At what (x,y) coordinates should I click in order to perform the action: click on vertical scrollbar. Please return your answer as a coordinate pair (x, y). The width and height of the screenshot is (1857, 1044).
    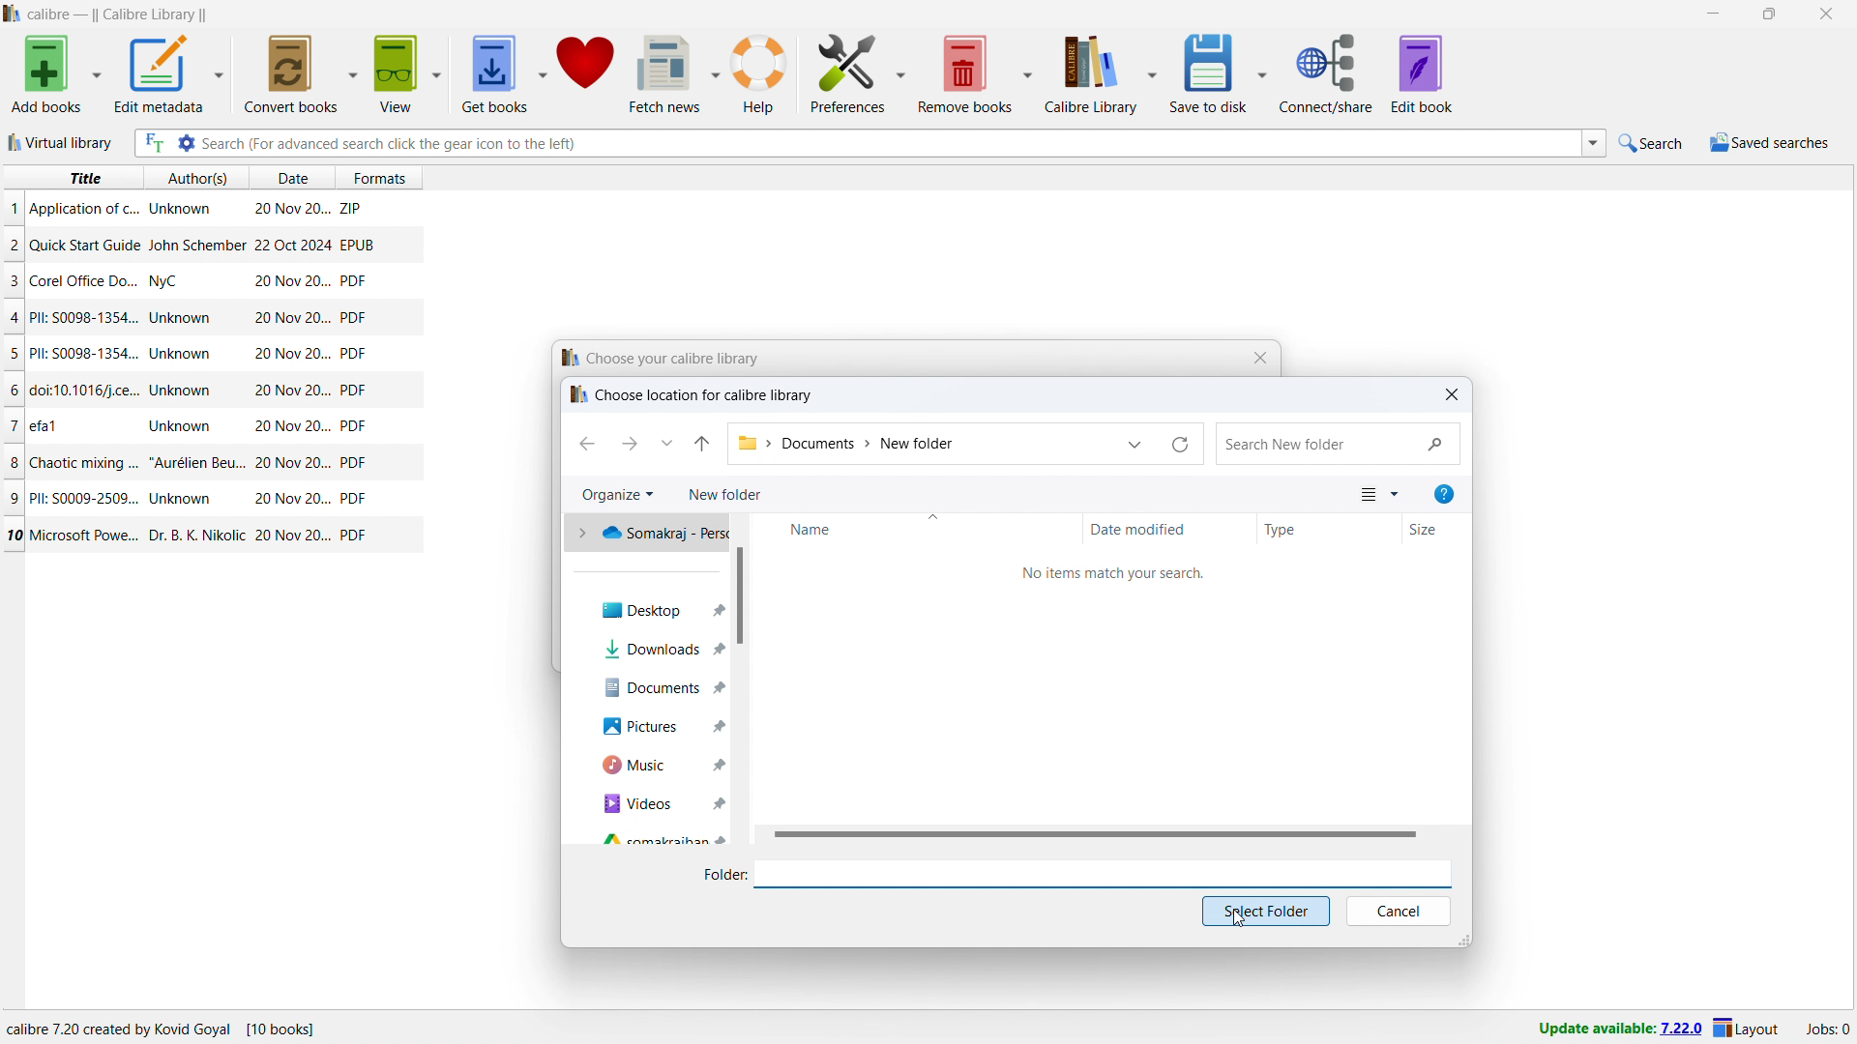
    Looking at the image, I should click on (741, 596).